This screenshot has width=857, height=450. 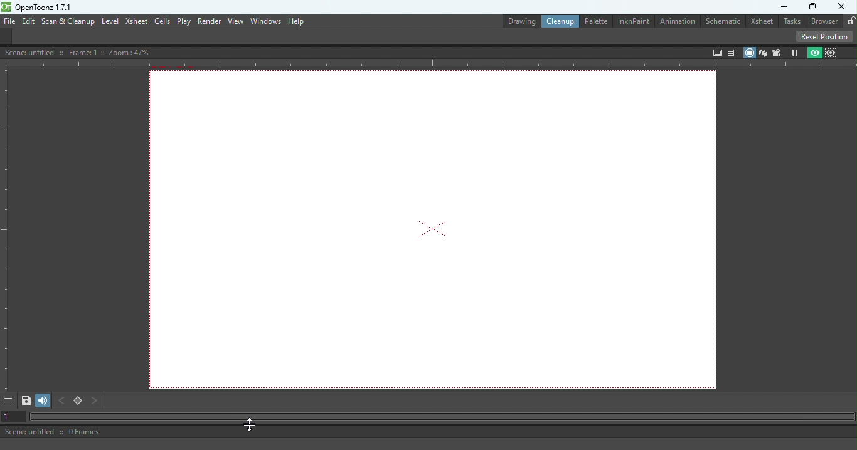 I want to click on Drawing, so click(x=514, y=20).